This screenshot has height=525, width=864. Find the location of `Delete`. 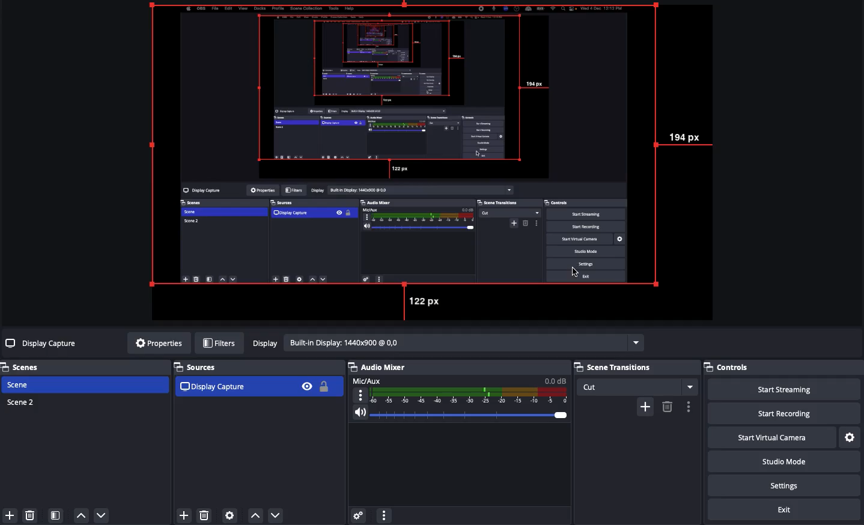

Delete is located at coordinates (667, 407).